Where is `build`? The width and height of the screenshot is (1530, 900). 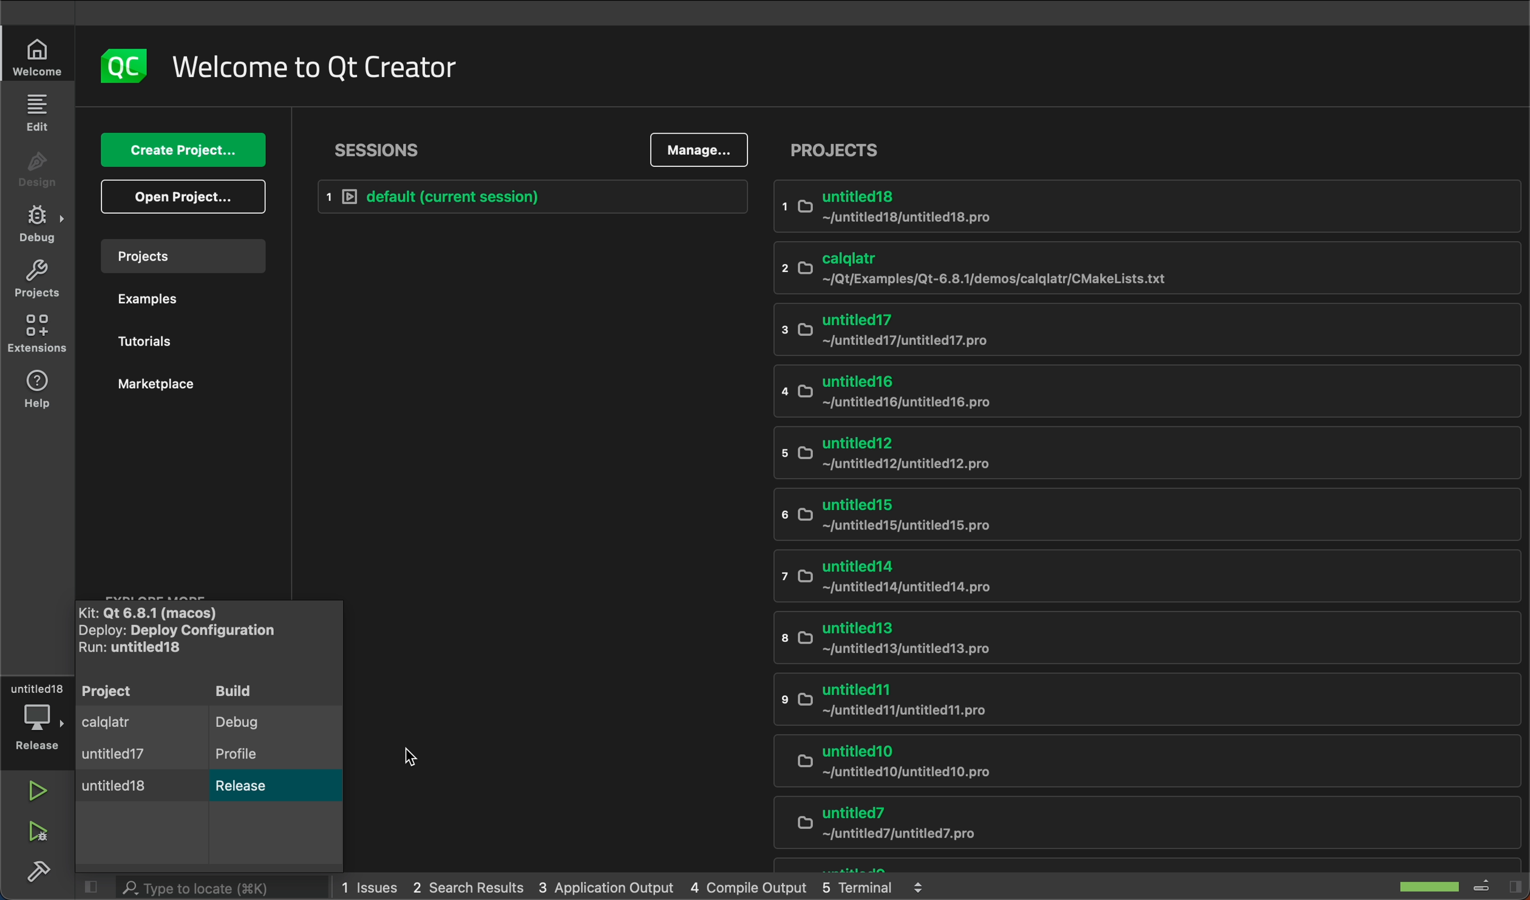
build is located at coordinates (269, 692).